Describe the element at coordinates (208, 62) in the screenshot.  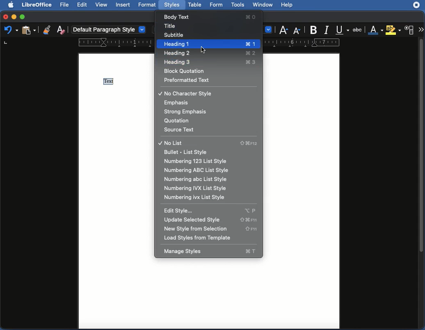
I see `heading 3` at that location.